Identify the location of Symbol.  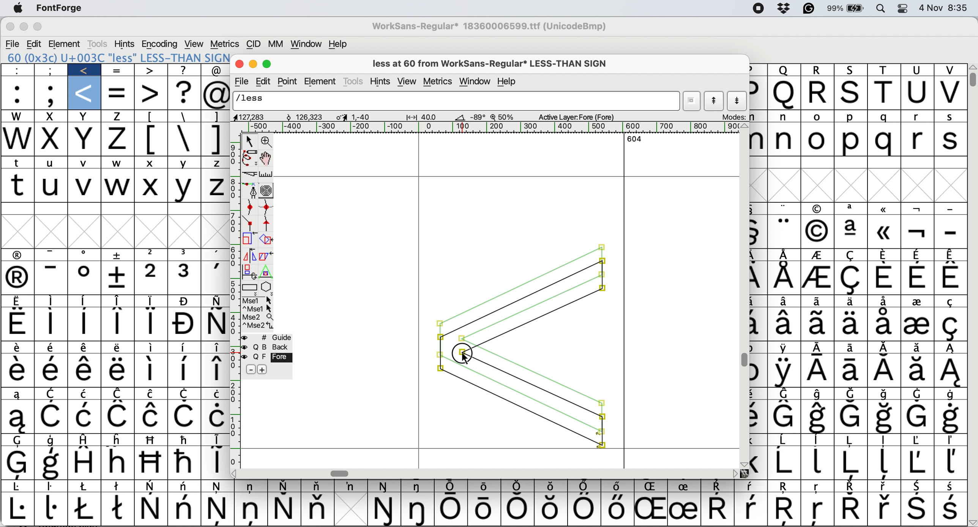
(783, 417).